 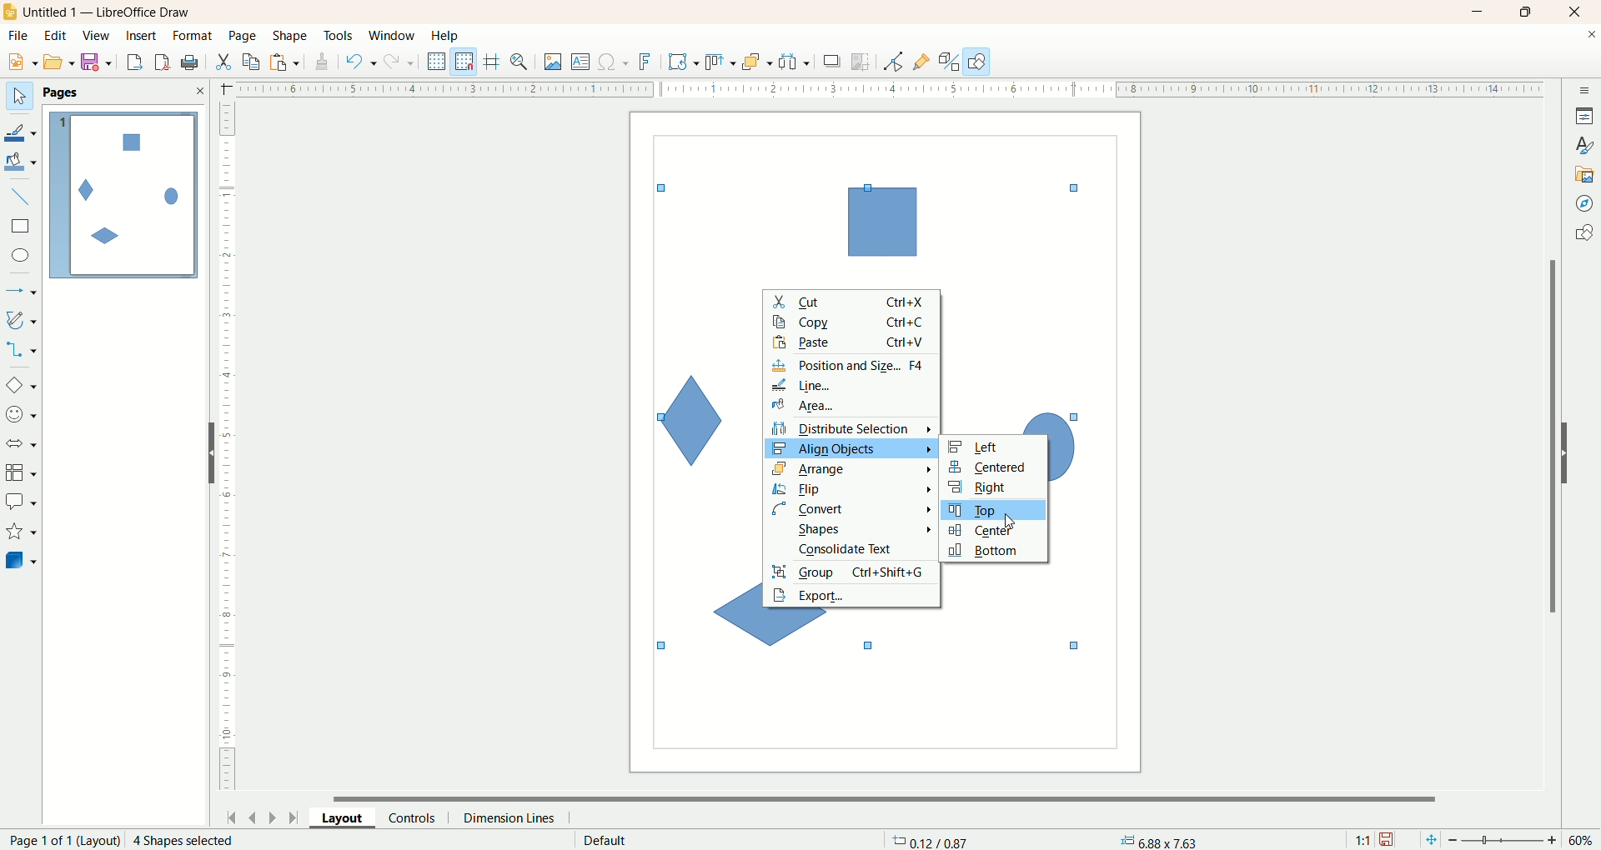 What do you see at coordinates (554, 62) in the screenshot?
I see `insert image` at bounding box center [554, 62].